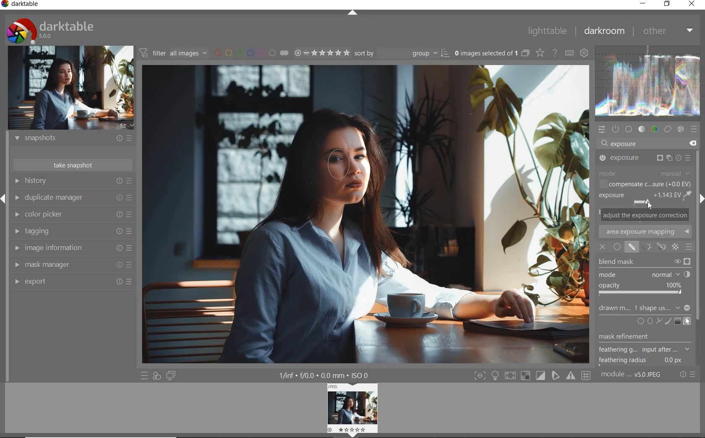 The width and height of the screenshot is (705, 438). Describe the element at coordinates (72, 180) in the screenshot. I see `history` at that location.